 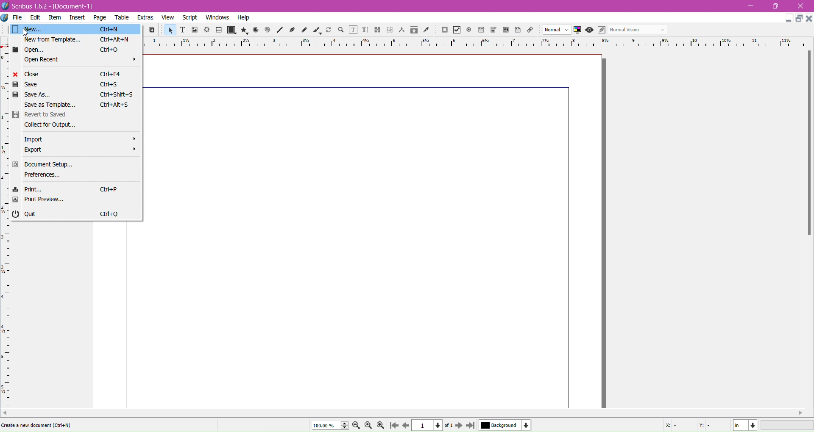 I want to click on icon, so click(x=389, y=29).